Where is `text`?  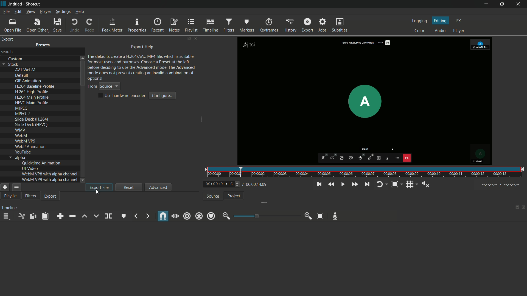
text is located at coordinates (23, 152).